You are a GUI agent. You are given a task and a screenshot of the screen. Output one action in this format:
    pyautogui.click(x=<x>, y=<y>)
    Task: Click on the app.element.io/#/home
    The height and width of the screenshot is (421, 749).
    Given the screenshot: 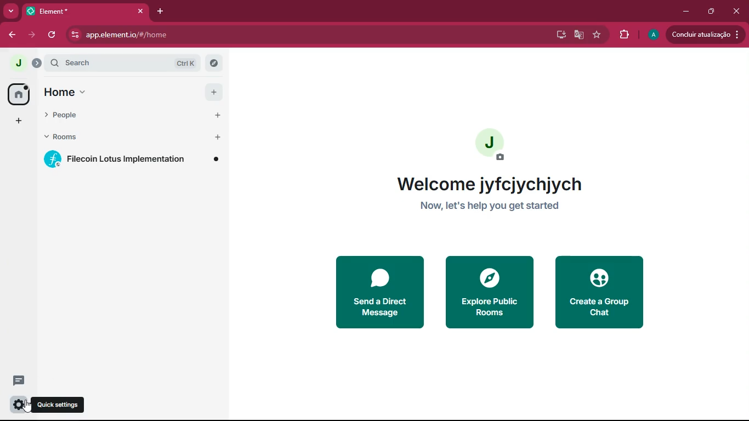 What is the action you would take?
    pyautogui.click(x=174, y=35)
    